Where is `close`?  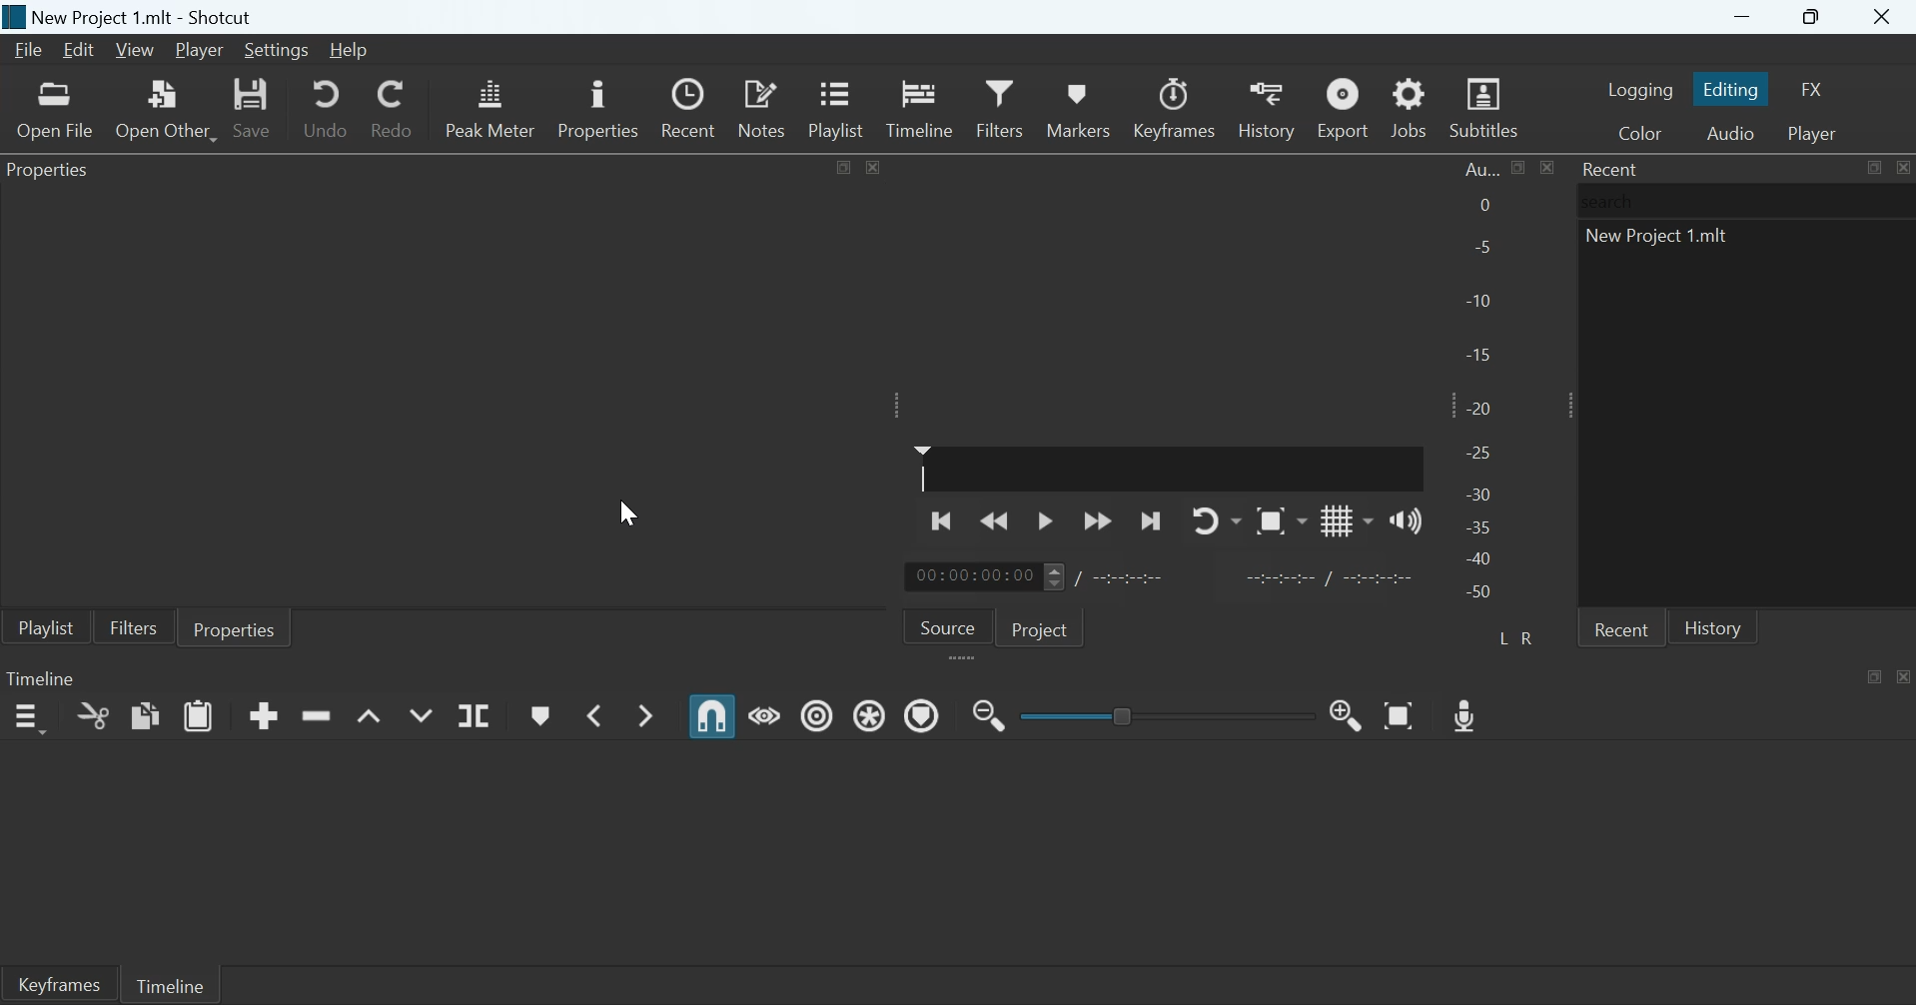 close is located at coordinates (873, 166).